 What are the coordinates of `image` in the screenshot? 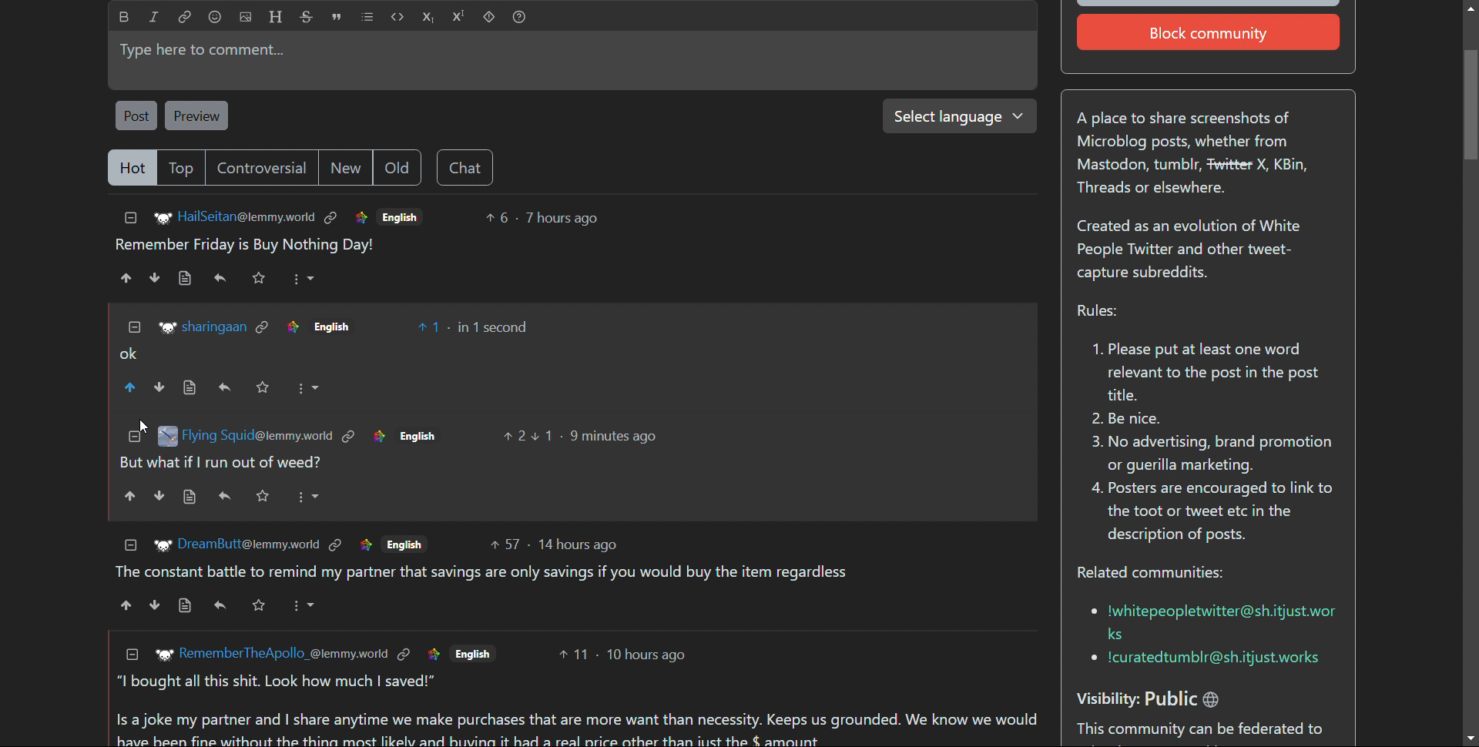 It's located at (166, 437).